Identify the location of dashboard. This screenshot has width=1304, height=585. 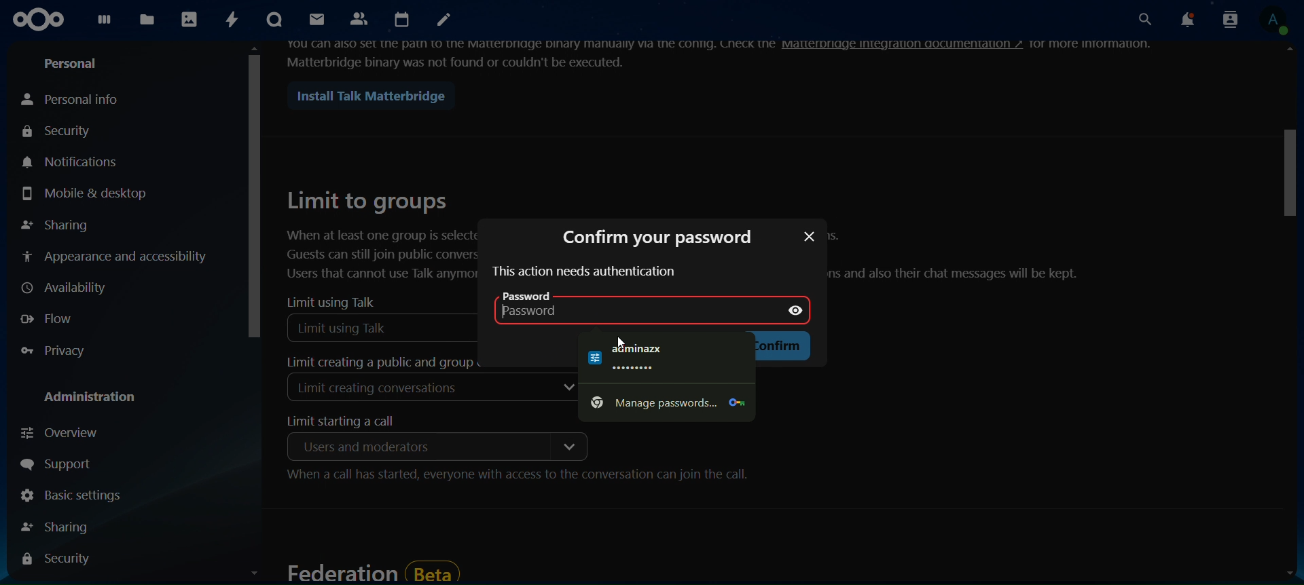
(107, 23).